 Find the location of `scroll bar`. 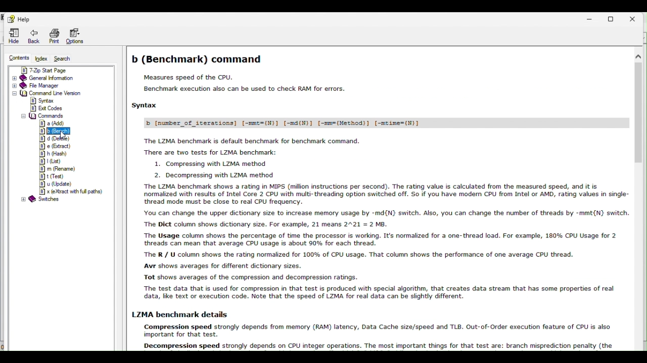

scroll bar is located at coordinates (640, 121).